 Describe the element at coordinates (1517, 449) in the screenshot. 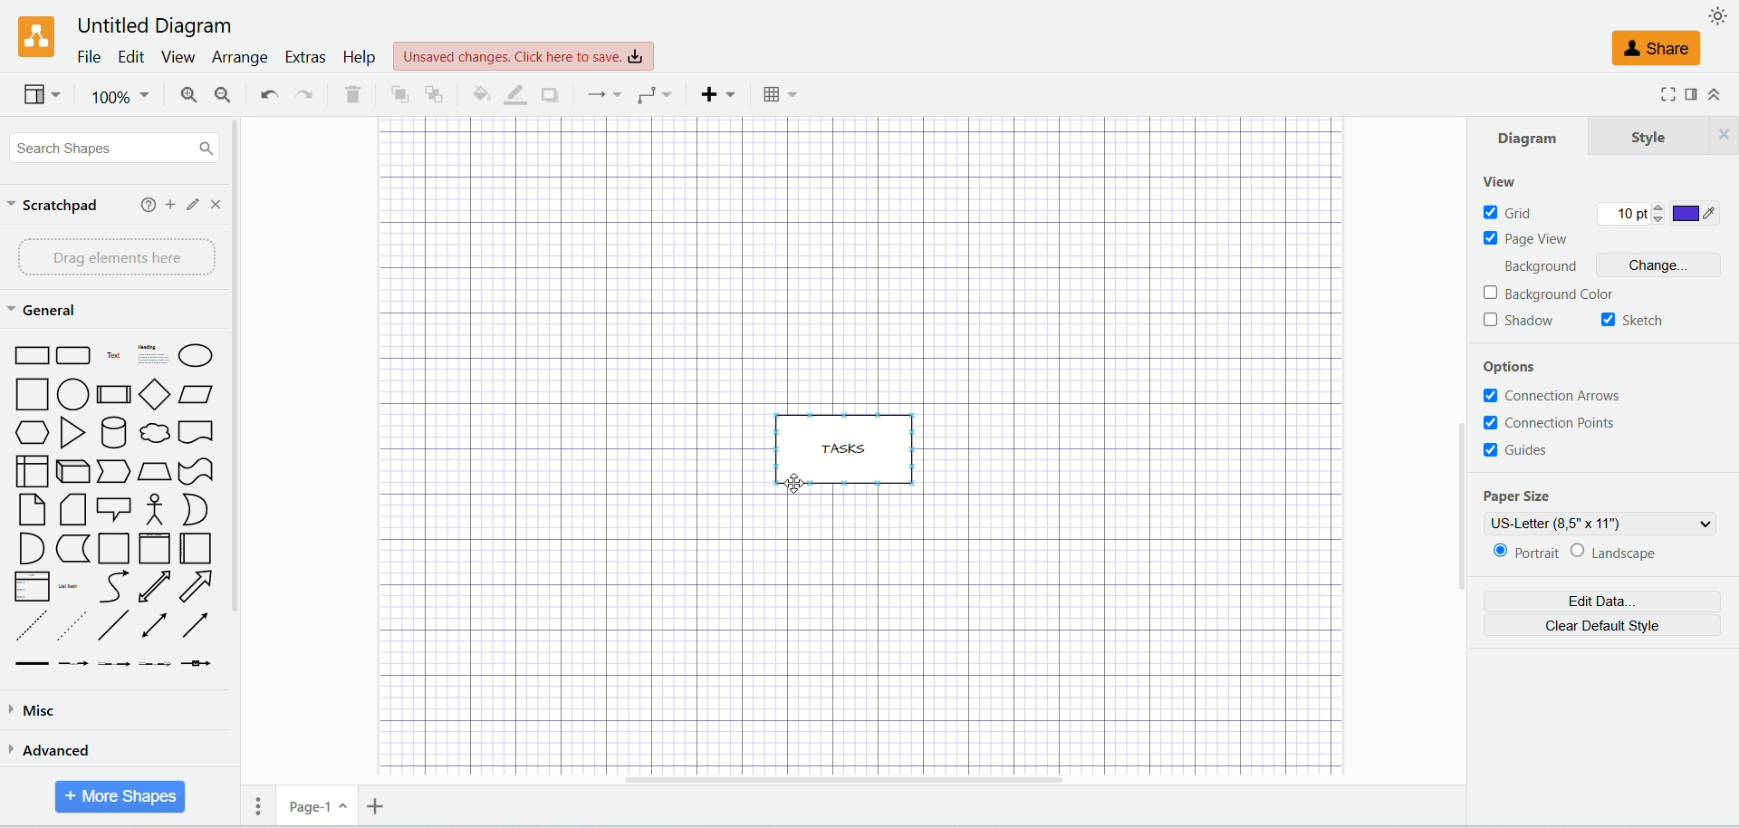

I see `guides` at that location.